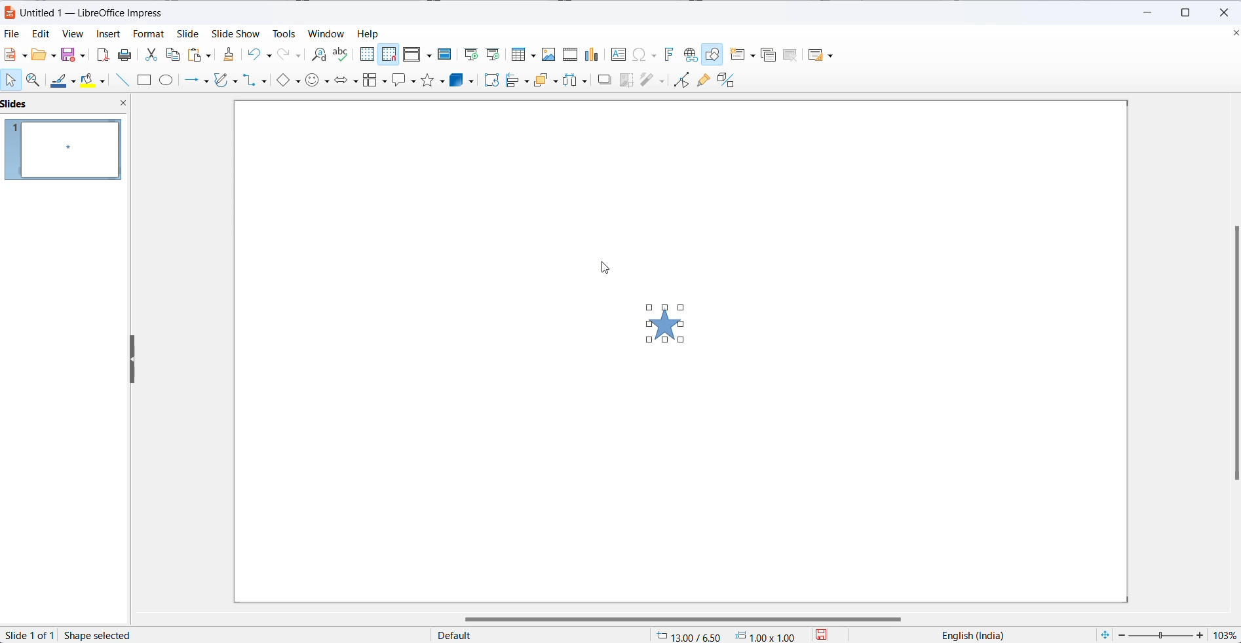  What do you see at coordinates (727, 636) in the screenshot?
I see `6.60/-0.37    0.00x0.00` at bounding box center [727, 636].